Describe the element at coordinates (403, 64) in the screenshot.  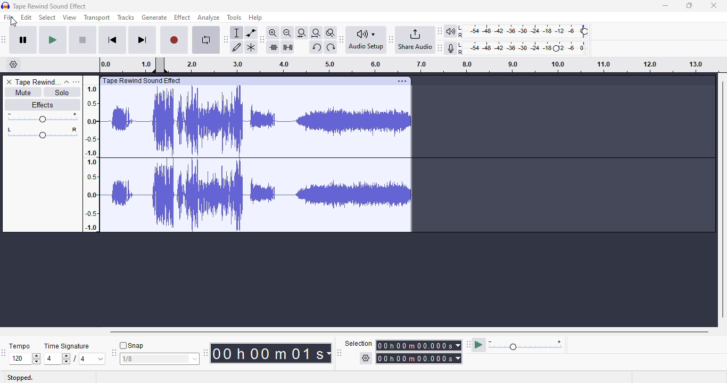
I see `timestamps` at that location.